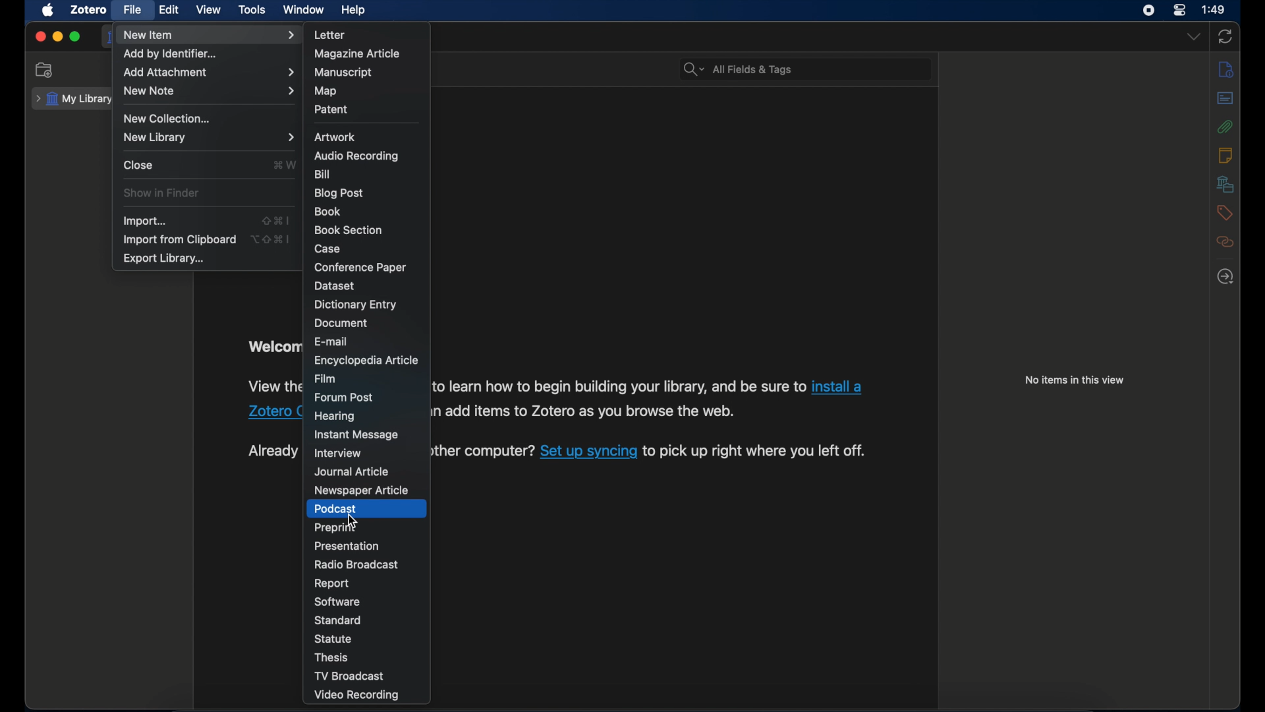 The height and width of the screenshot is (712, 1265). Describe the element at coordinates (271, 448) in the screenshot. I see `Already` at that location.